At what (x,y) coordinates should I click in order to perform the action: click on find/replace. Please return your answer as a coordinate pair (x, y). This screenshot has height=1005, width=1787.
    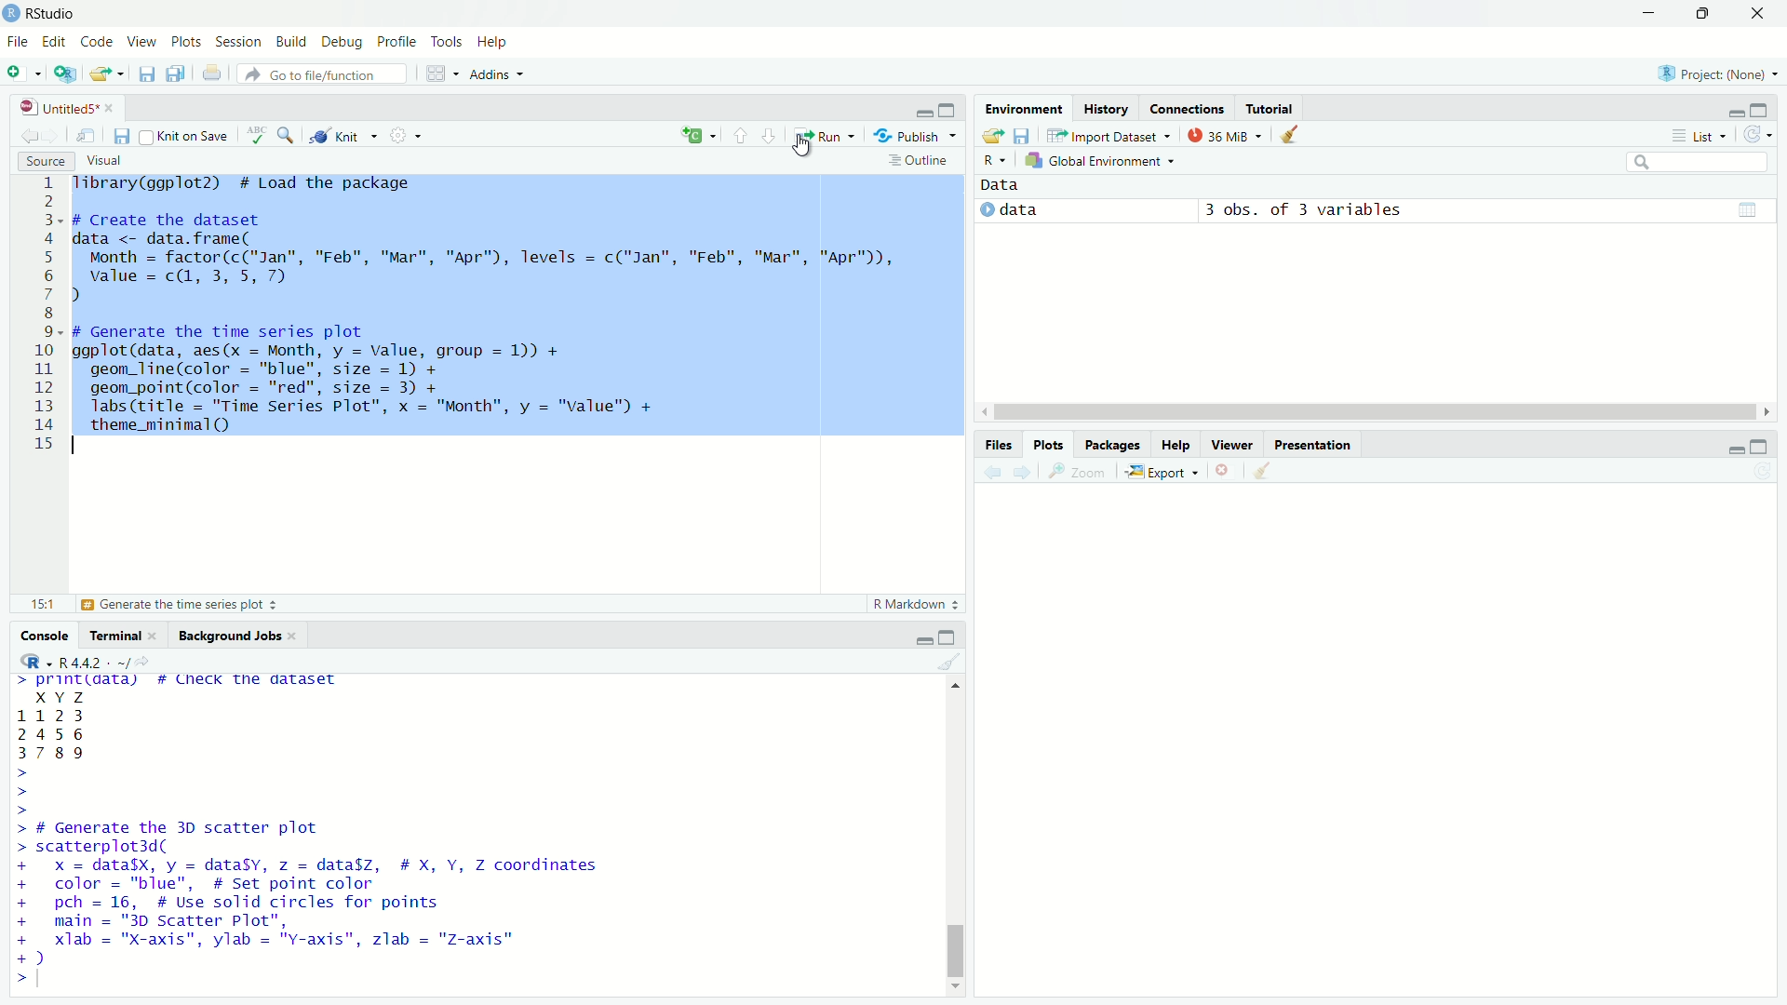
    Looking at the image, I should click on (287, 139).